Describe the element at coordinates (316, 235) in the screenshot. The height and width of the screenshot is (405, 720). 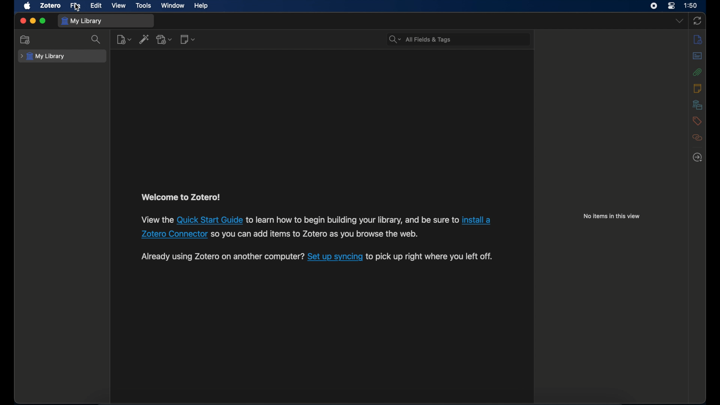
I see `so you can add items to Zotero as you browse the web.` at that location.